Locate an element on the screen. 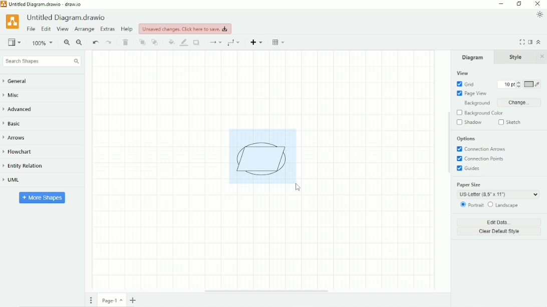 Image resolution: width=547 pixels, height=307 pixels. Horizontal scrollbar is located at coordinates (266, 291).